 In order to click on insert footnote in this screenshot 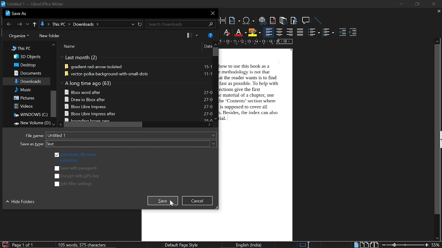, I will do `click(273, 20)`.